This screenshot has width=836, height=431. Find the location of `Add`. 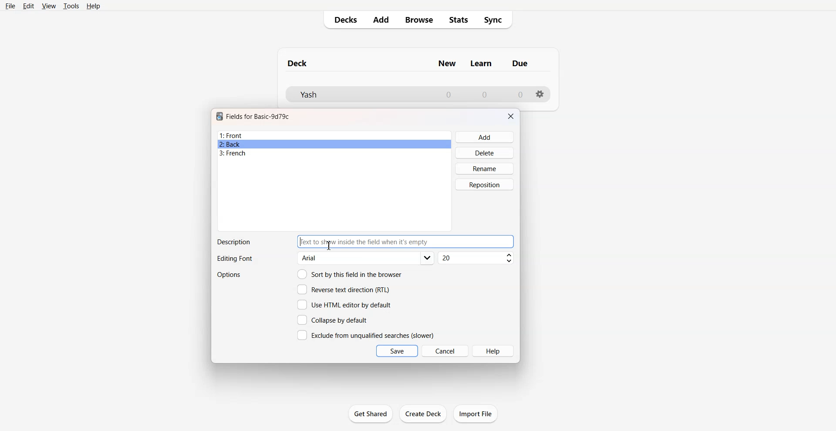

Add is located at coordinates (485, 137).